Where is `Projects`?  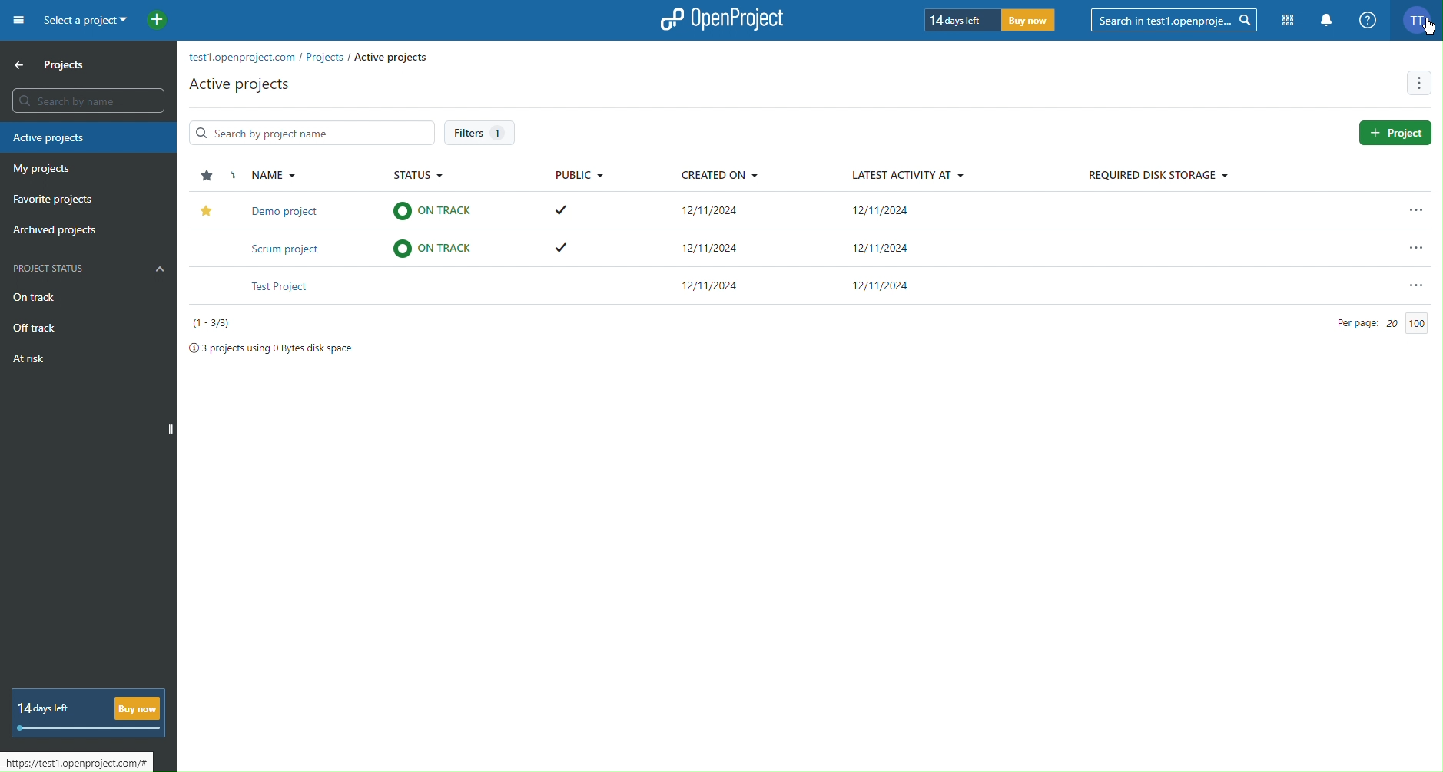 Projects is located at coordinates (58, 66).